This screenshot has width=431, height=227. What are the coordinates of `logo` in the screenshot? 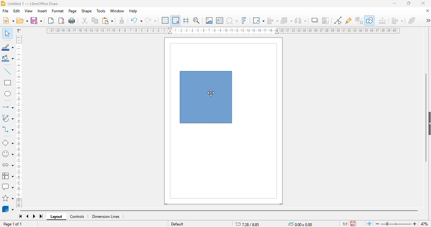 It's located at (3, 3).